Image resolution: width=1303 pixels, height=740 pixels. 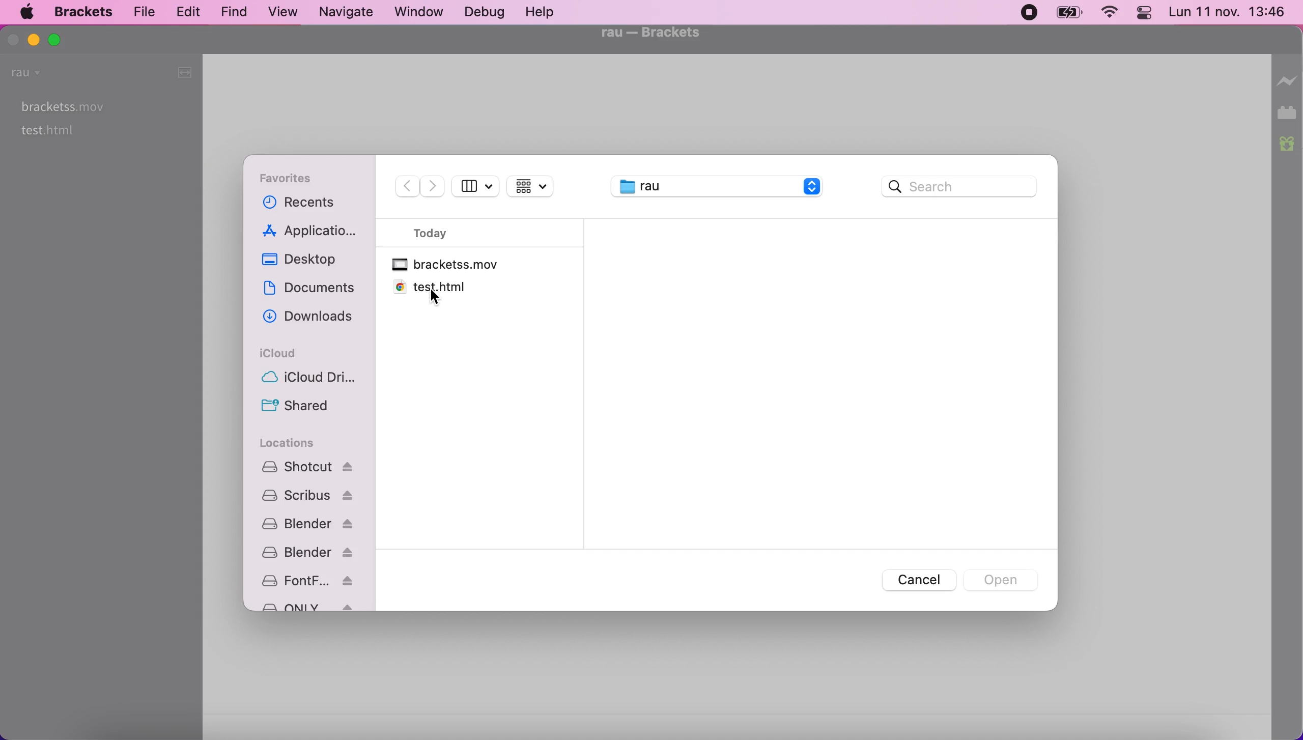 What do you see at coordinates (287, 355) in the screenshot?
I see `icloud` at bounding box center [287, 355].